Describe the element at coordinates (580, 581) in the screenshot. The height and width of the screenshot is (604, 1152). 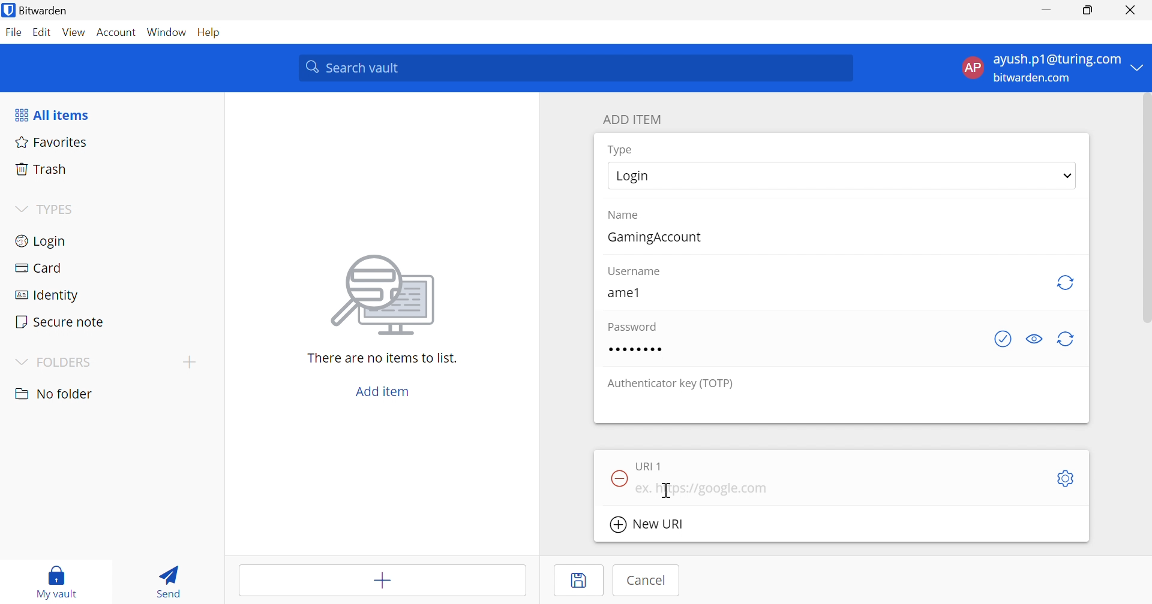
I see `Save` at that location.